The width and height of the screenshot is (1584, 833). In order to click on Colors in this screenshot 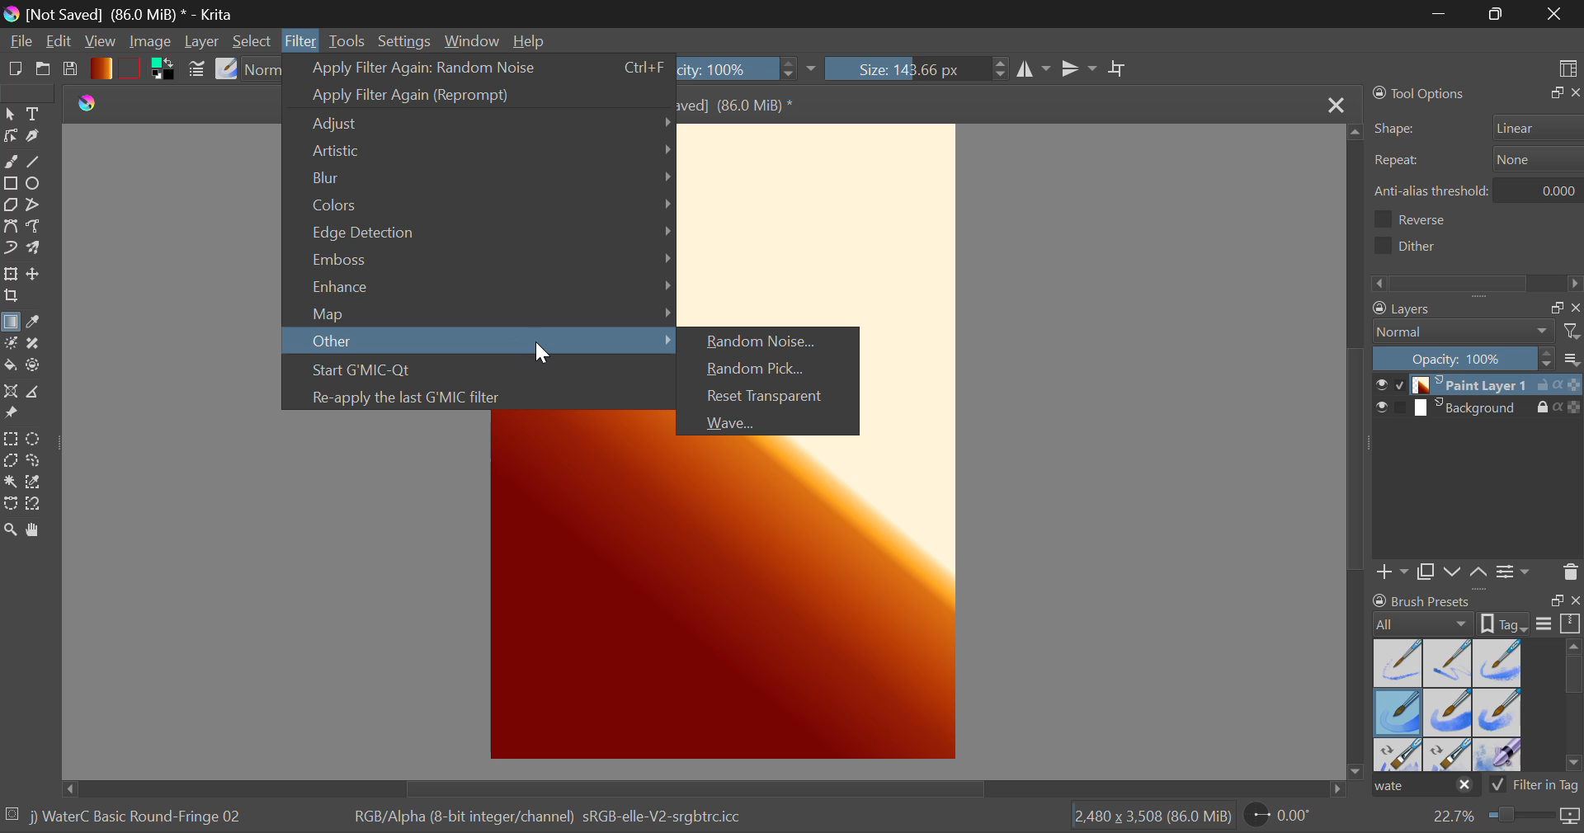, I will do `click(479, 205)`.